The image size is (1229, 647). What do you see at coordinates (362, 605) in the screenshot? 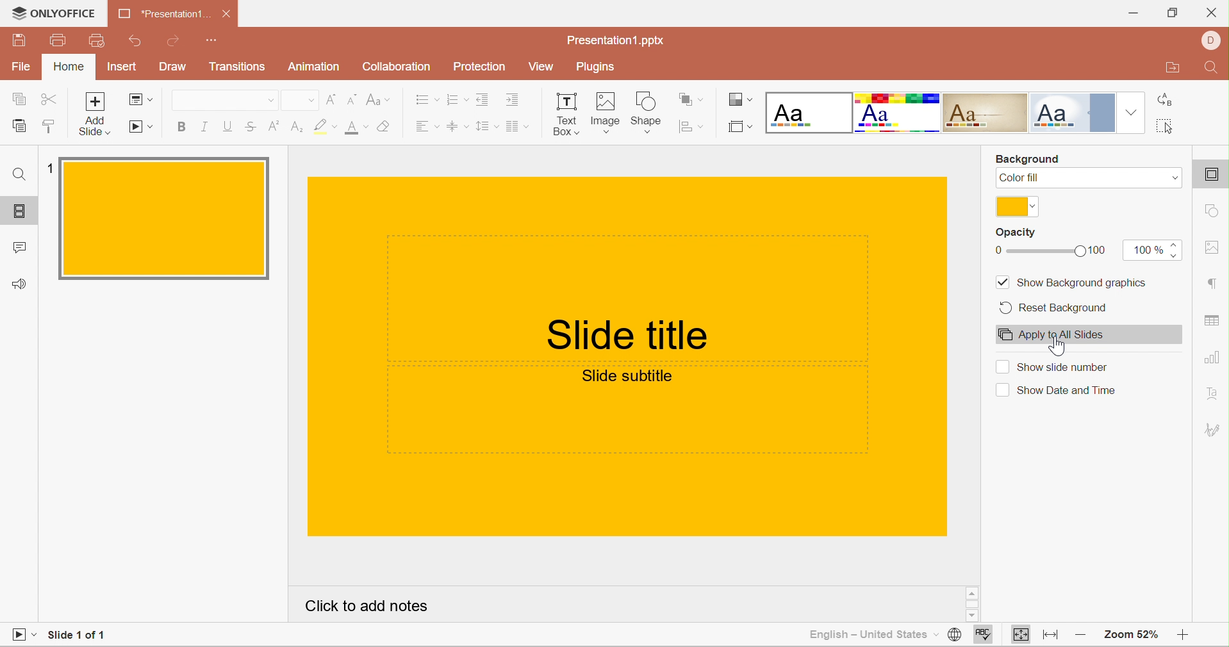
I see `Click to add notes` at bounding box center [362, 605].